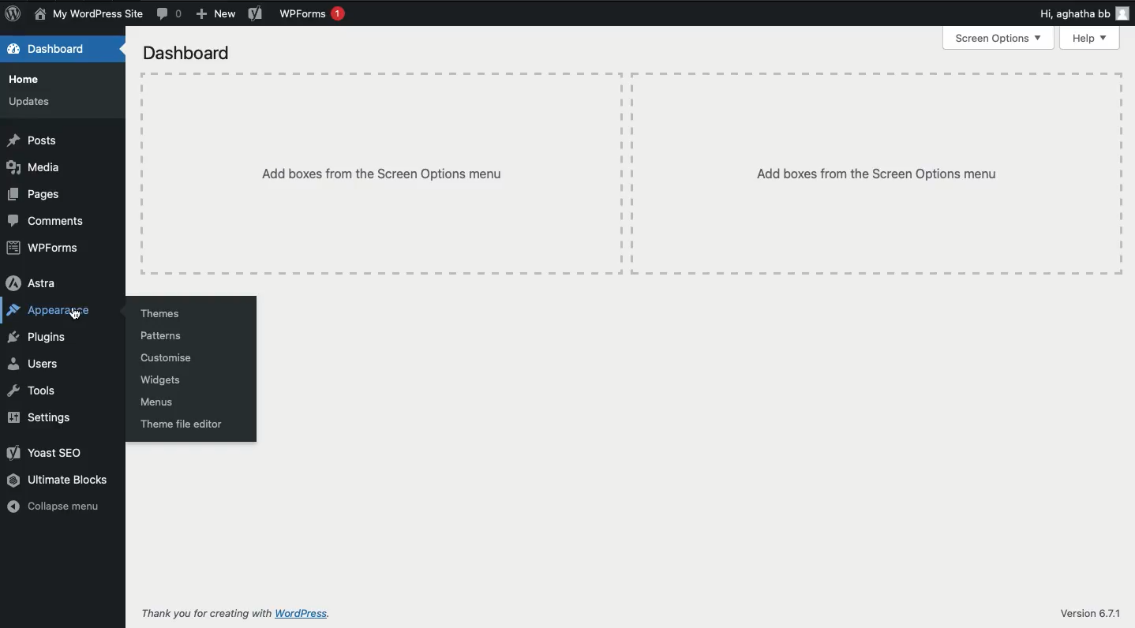  I want to click on cursor, so click(78, 316).